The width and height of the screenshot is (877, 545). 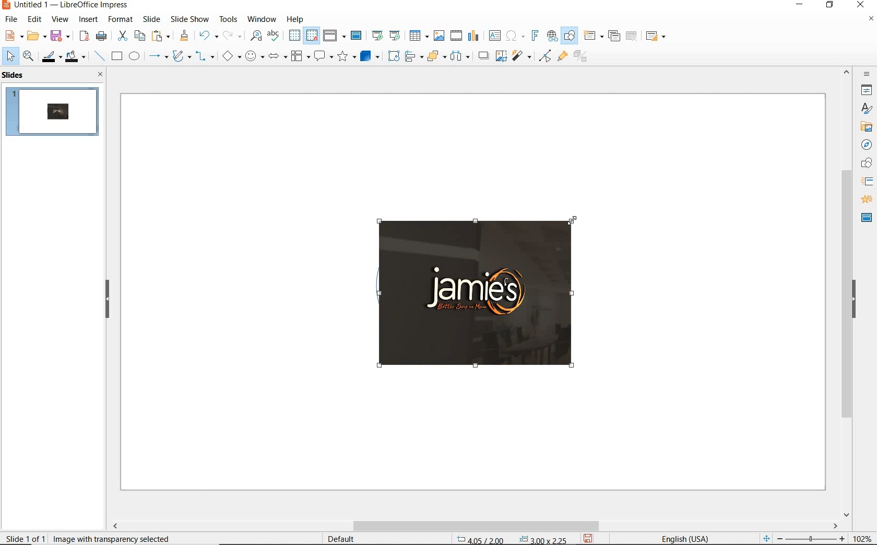 What do you see at coordinates (232, 35) in the screenshot?
I see `redo` at bounding box center [232, 35].